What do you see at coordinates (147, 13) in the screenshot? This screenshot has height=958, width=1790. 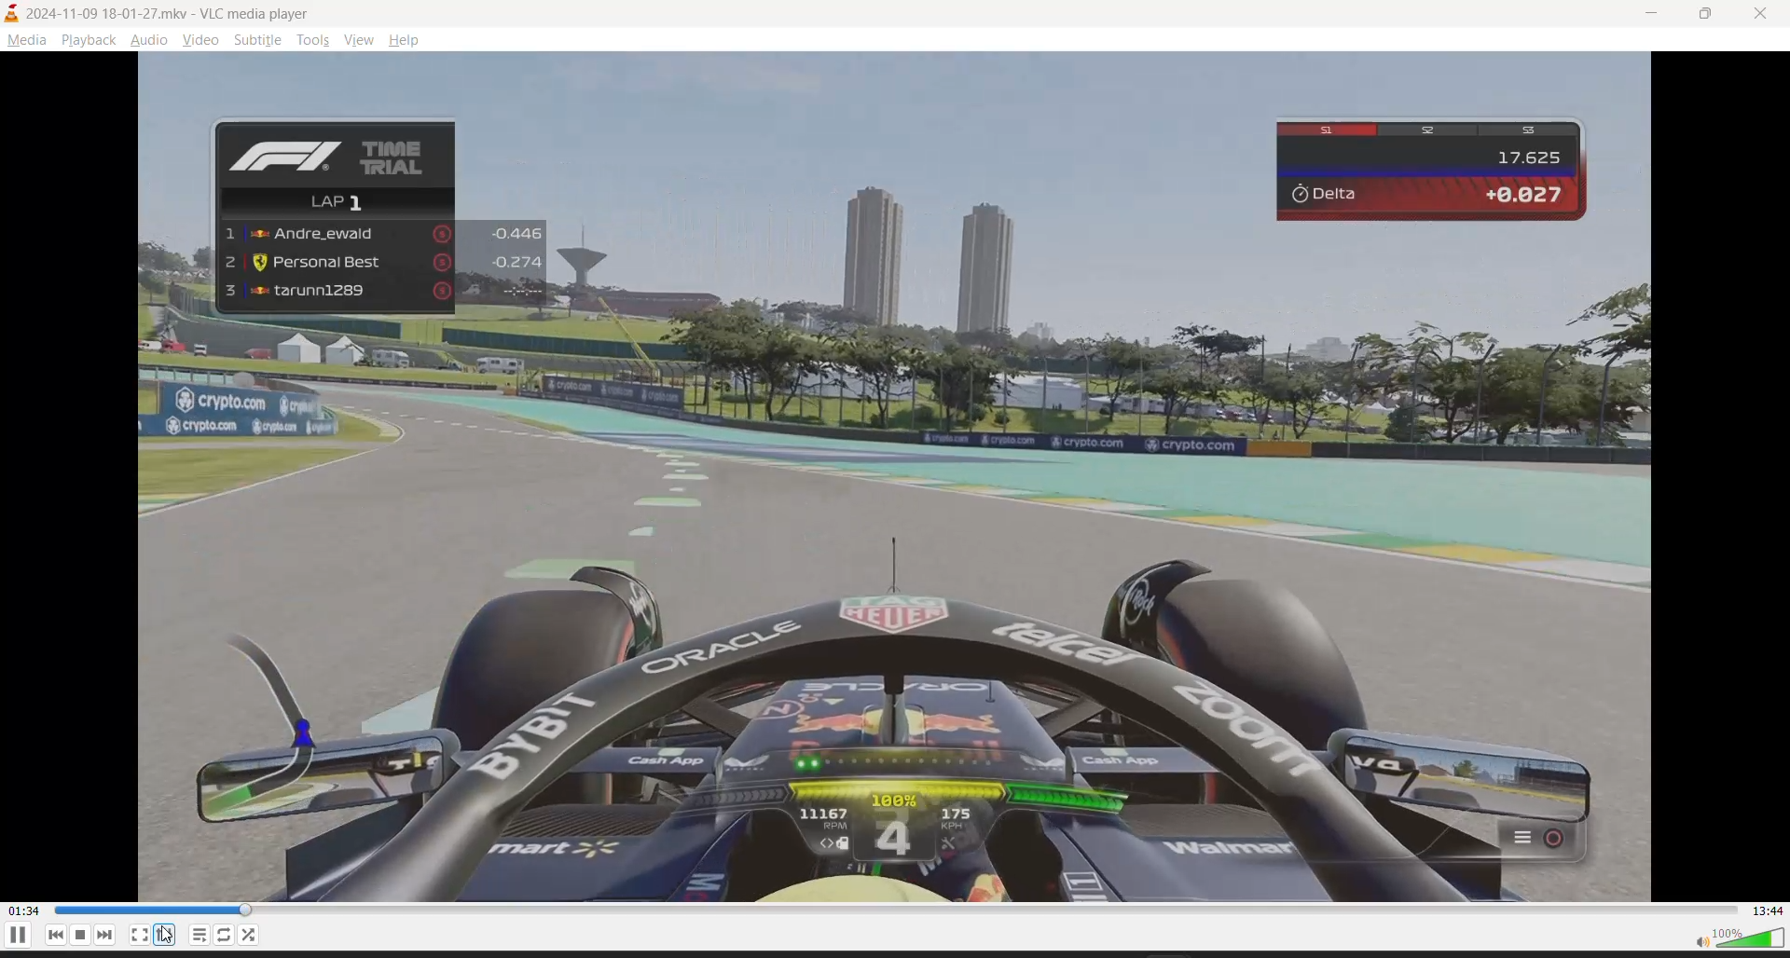 I see `2024-11-09 18-01-27.mkv - VLC media player` at bounding box center [147, 13].